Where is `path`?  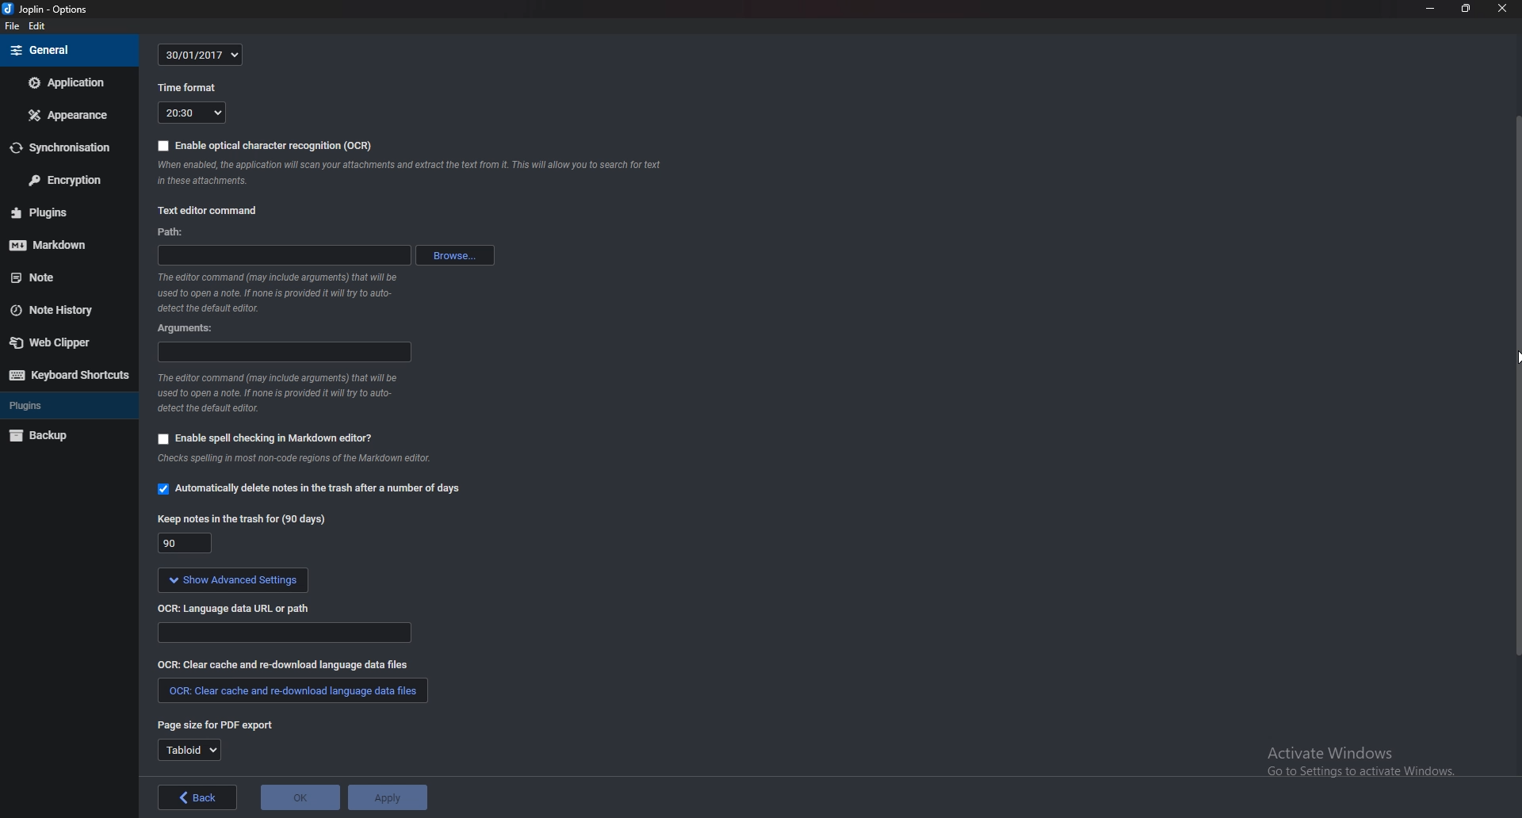
path is located at coordinates (291, 635).